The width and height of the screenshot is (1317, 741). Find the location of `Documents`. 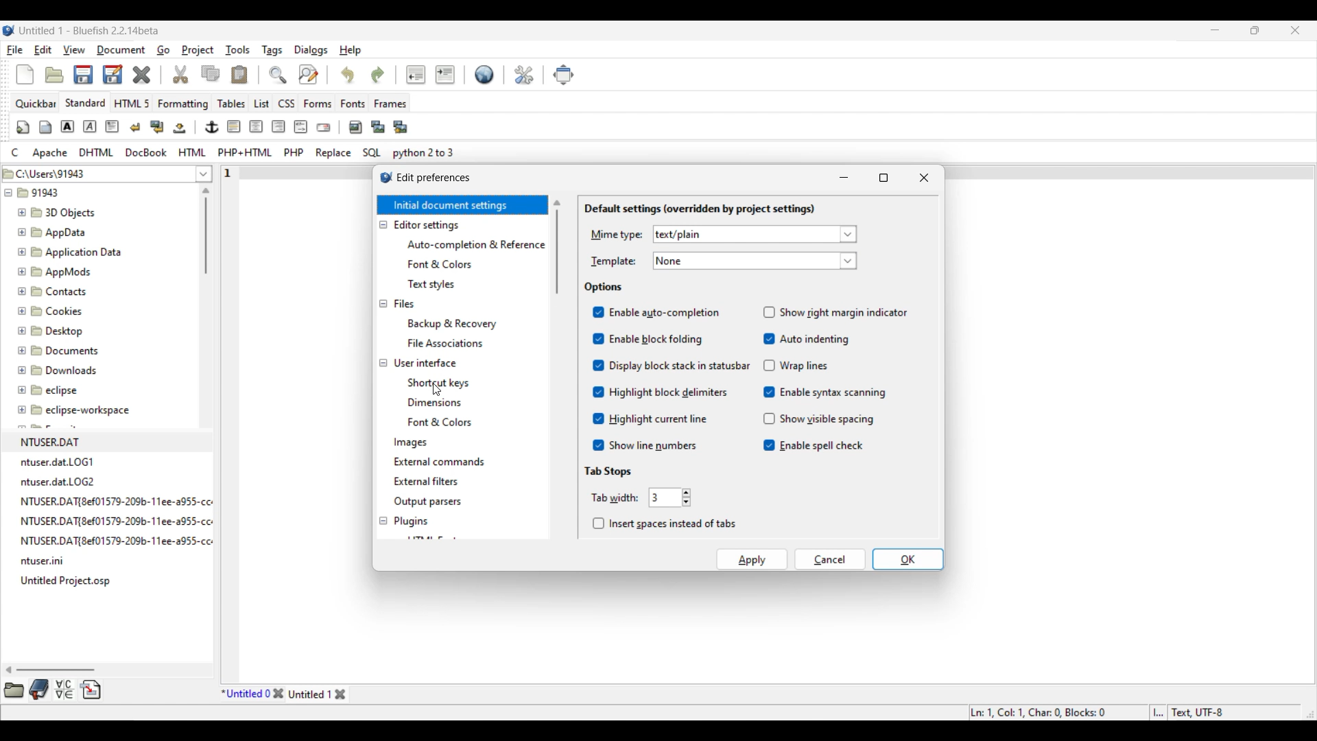

Documents is located at coordinates (65, 349).